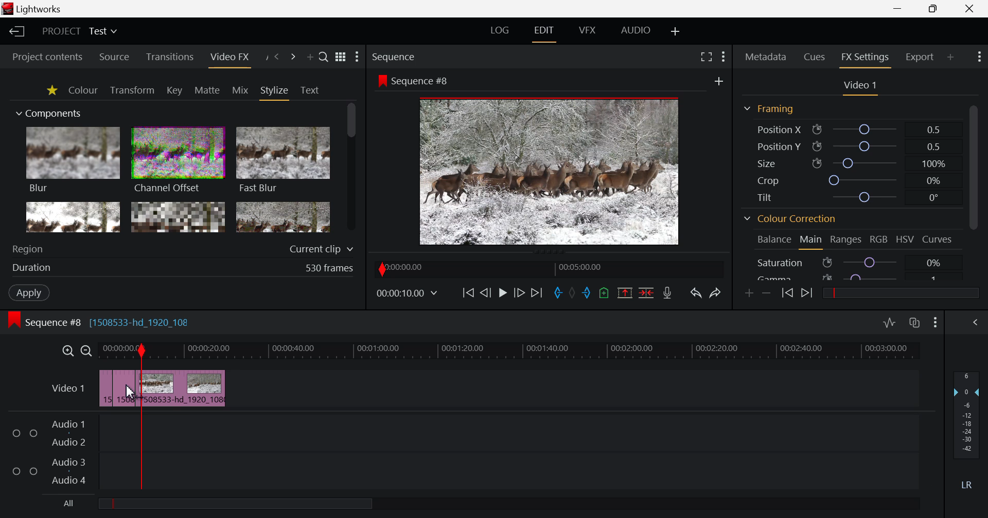 Image resolution: width=988 pixels, height=518 pixels. What do you see at coordinates (177, 217) in the screenshot?
I see `Mosaic` at bounding box center [177, 217].